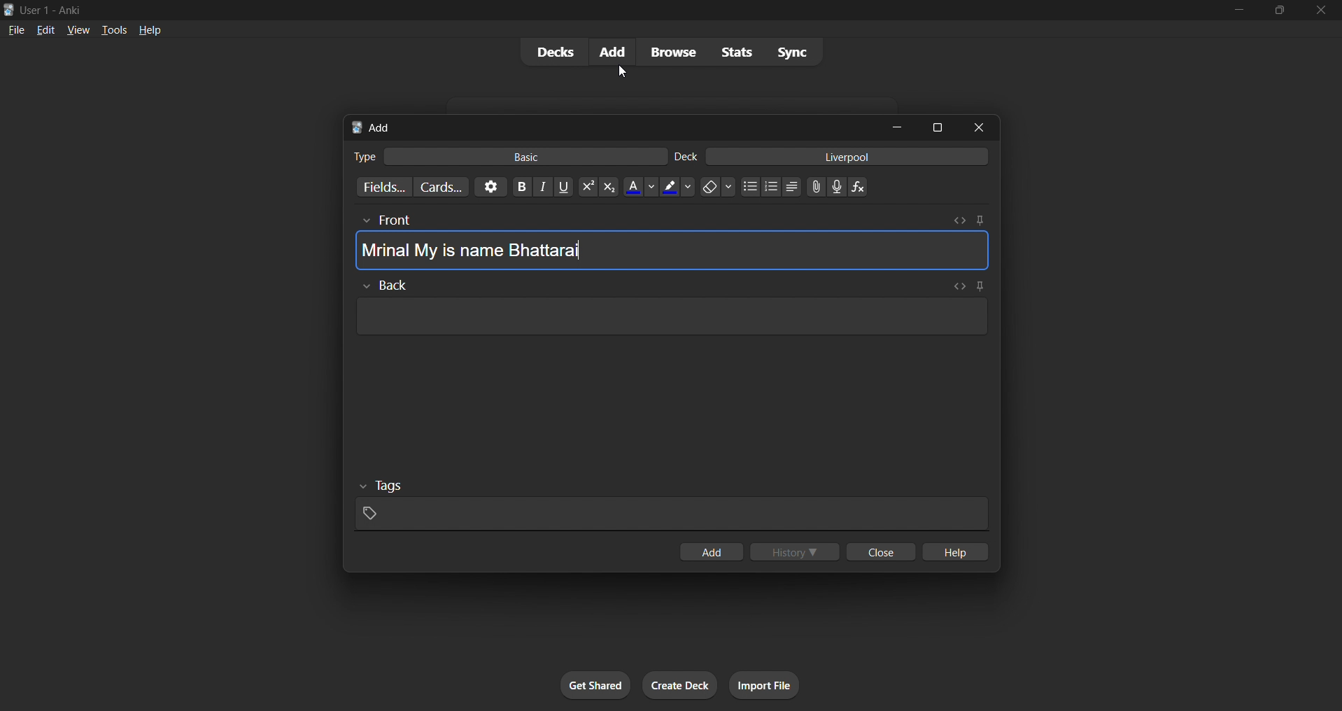 This screenshot has width=1342, height=711. What do you see at coordinates (859, 184) in the screenshot?
I see `insert equation` at bounding box center [859, 184].